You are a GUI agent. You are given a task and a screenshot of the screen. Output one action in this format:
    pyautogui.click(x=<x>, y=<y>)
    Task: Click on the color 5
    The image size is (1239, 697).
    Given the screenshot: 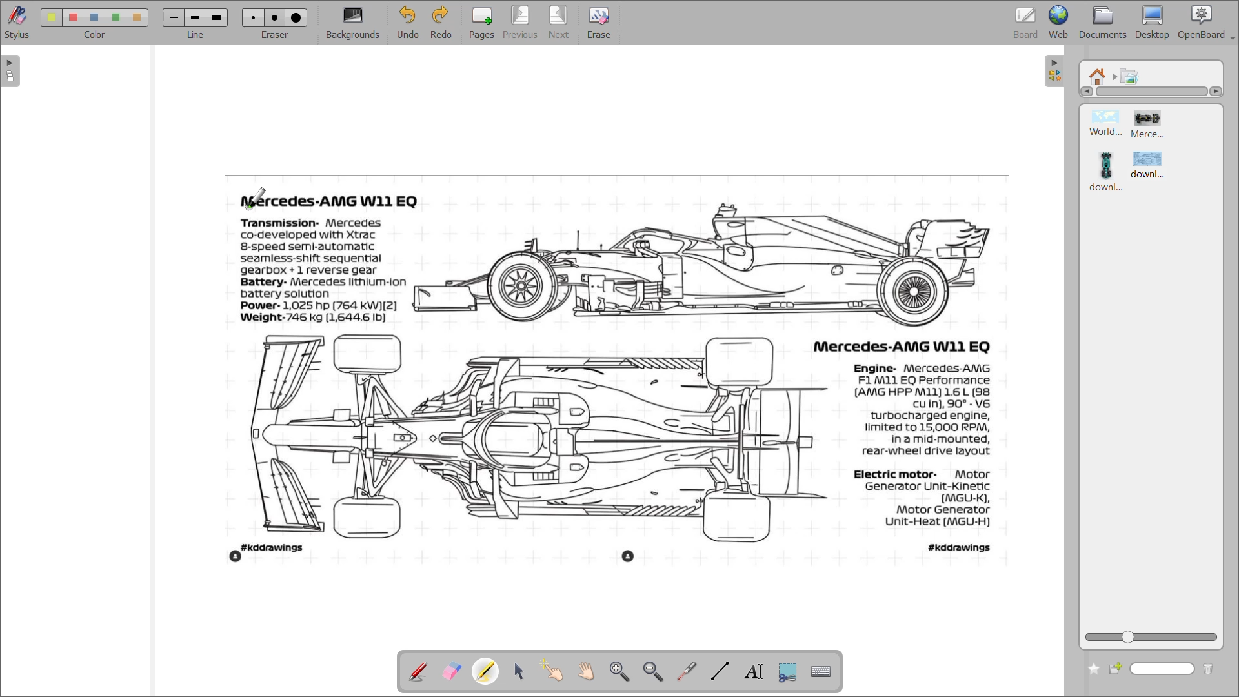 What is the action you would take?
    pyautogui.click(x=138, y=17)
    